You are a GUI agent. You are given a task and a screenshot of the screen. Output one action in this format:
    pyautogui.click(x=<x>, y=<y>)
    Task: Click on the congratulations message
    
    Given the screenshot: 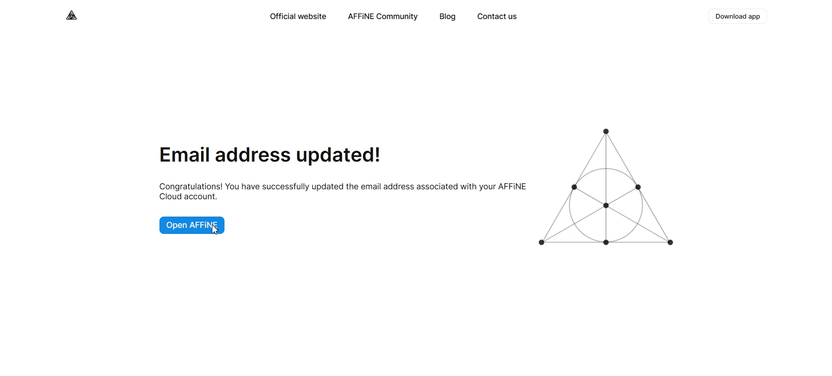 What is the action you would take?
    pyautogui.click(x=341, y=191)
    